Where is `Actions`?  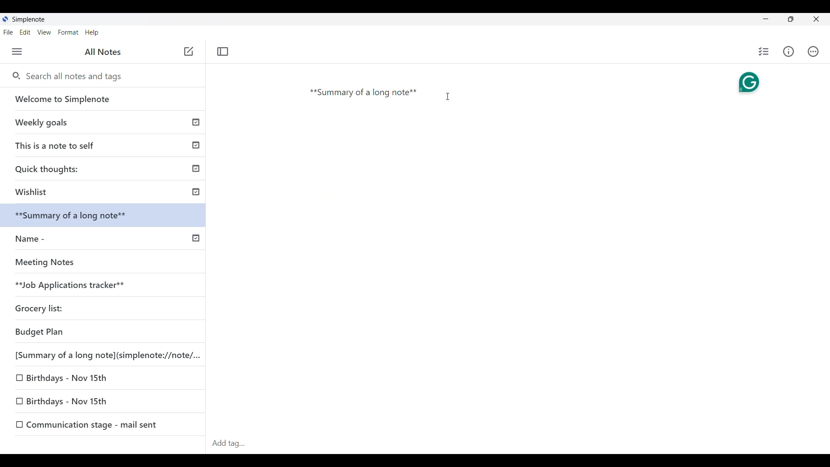 Actions is located at coordinates (814, 51).